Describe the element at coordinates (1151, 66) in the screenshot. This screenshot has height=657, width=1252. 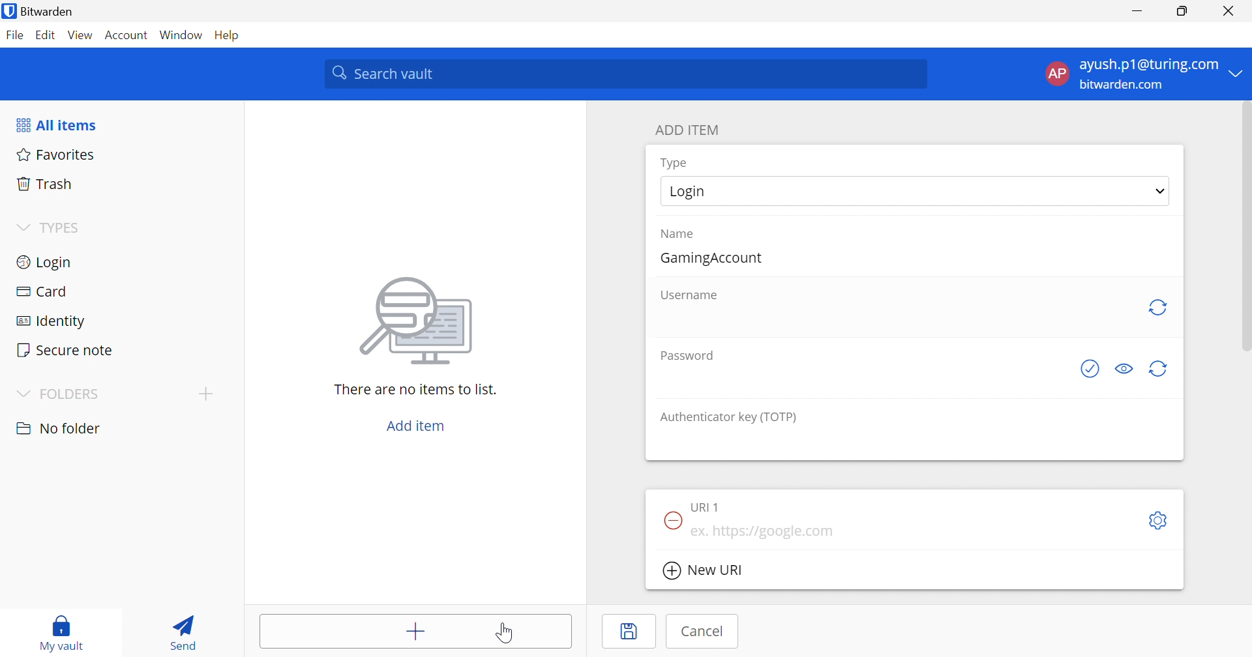
I see `ayush.p1@turing.com` at that location.